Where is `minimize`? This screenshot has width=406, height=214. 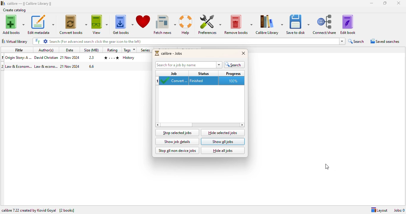 minimize is located at coordinates (372, 3).